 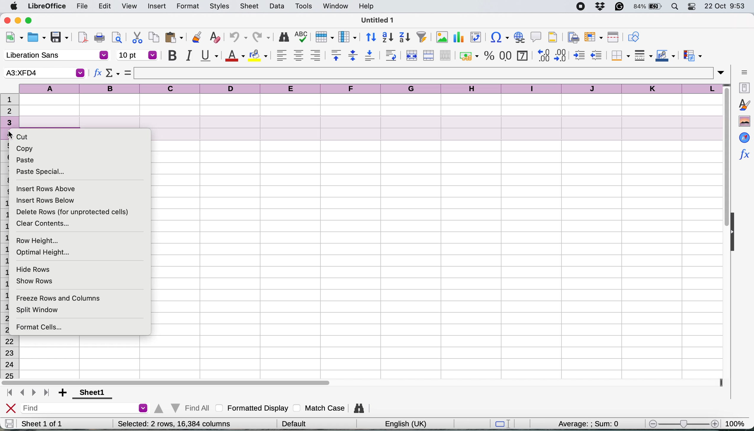 What do you see at coordinates (643, 55) in the screenshot?
I see `border styles` at bounding box center [643, 55].